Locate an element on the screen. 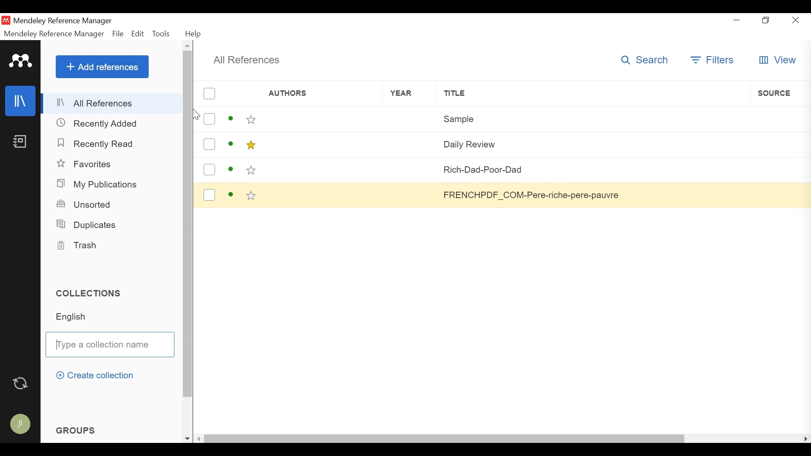 This screenshot has width=811, height=456. Year is located at coordinates (409, 119).